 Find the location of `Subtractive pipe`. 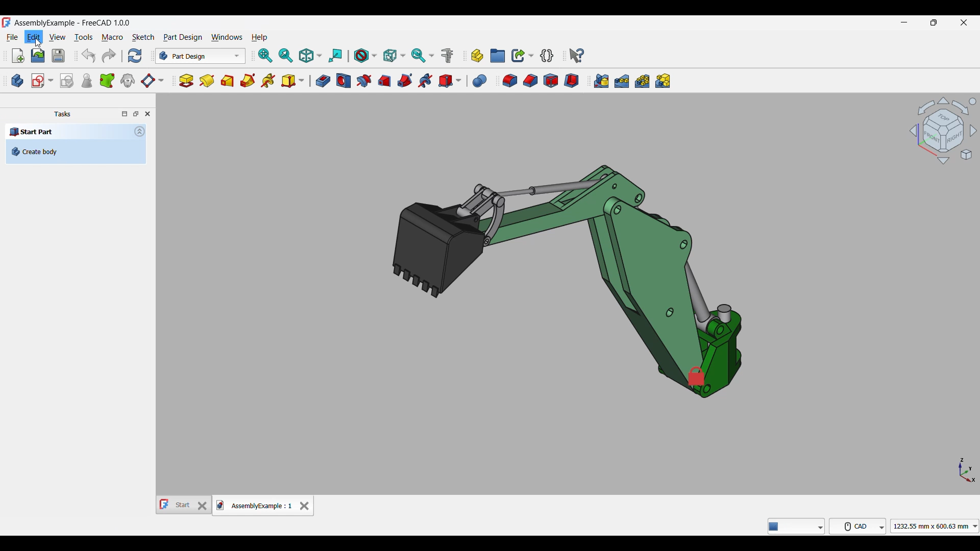

Subtractive pipe is located at coordinates (405, 81).